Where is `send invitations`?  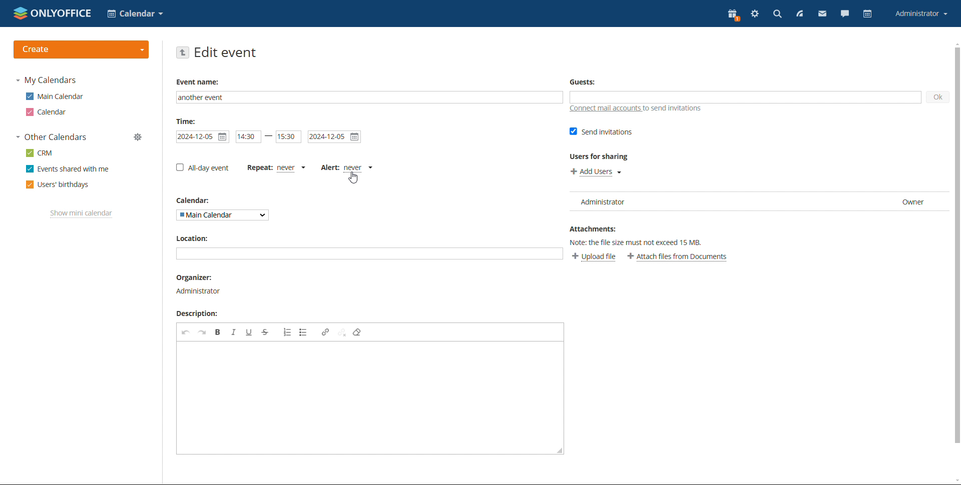 send invitations is located at coordinates (602, 131).